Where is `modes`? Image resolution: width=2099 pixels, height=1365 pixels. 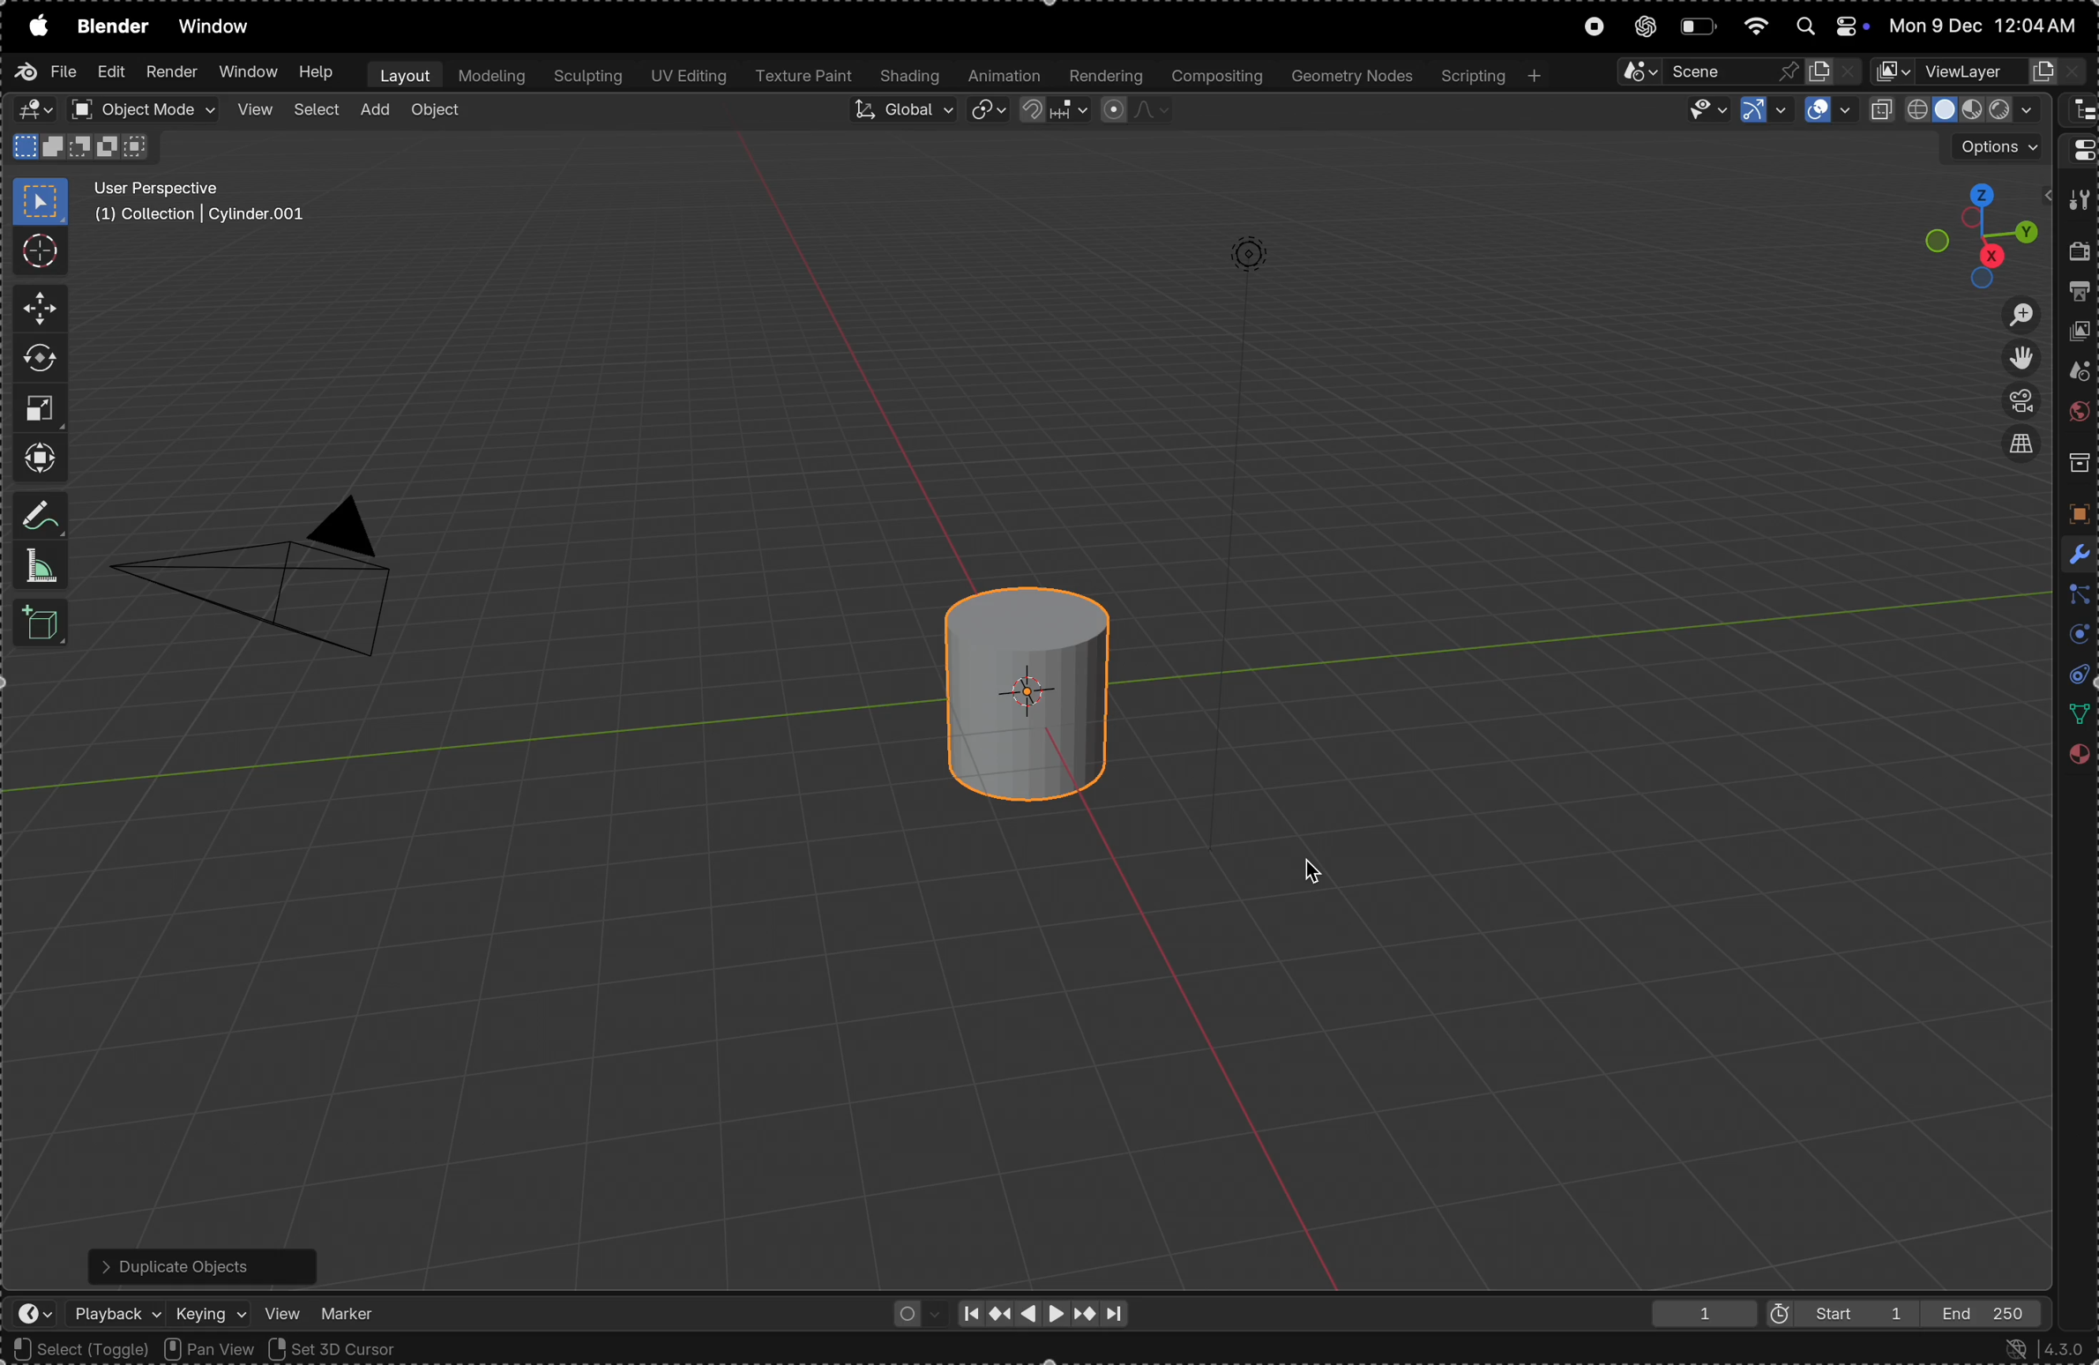 modes is located at coordinates (78, 145).